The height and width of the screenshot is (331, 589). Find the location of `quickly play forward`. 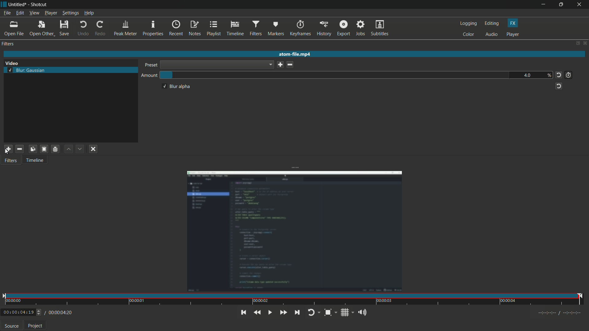

quickly play forward is located at coordinates (282, 313).